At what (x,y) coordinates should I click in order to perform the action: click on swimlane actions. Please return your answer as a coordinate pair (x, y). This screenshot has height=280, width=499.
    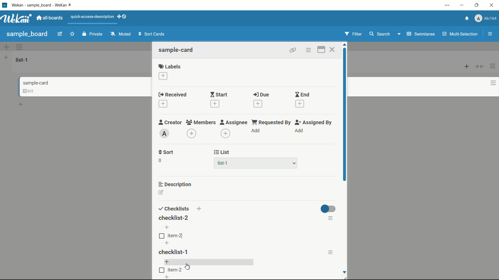
    Looking at the image, I should click on (20, 47).